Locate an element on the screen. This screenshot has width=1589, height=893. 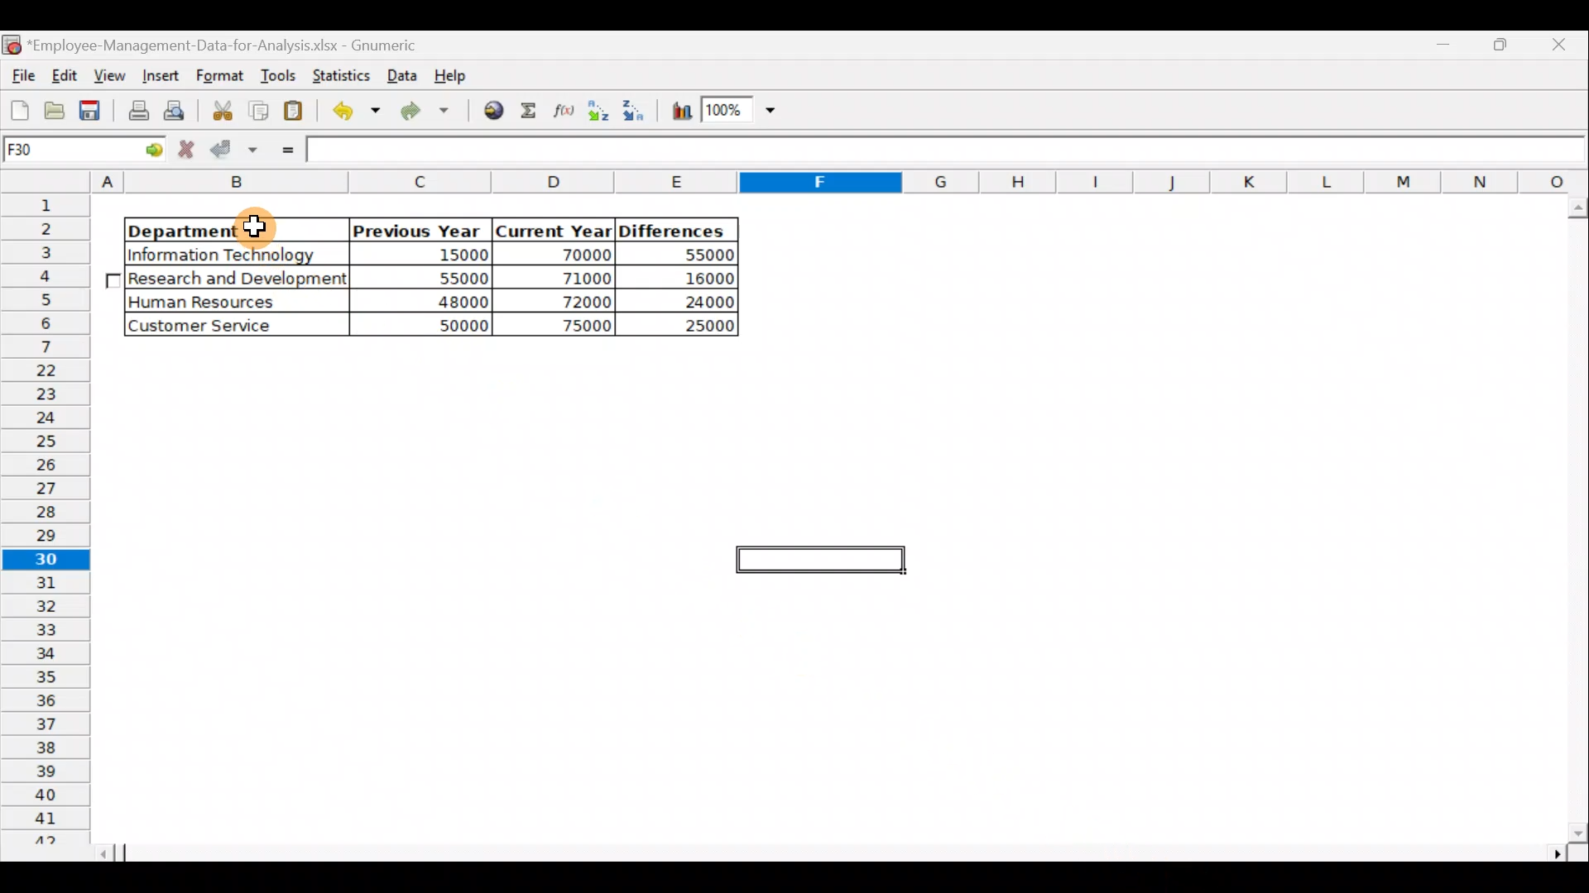
16000 is located at coordinates (696, 279).